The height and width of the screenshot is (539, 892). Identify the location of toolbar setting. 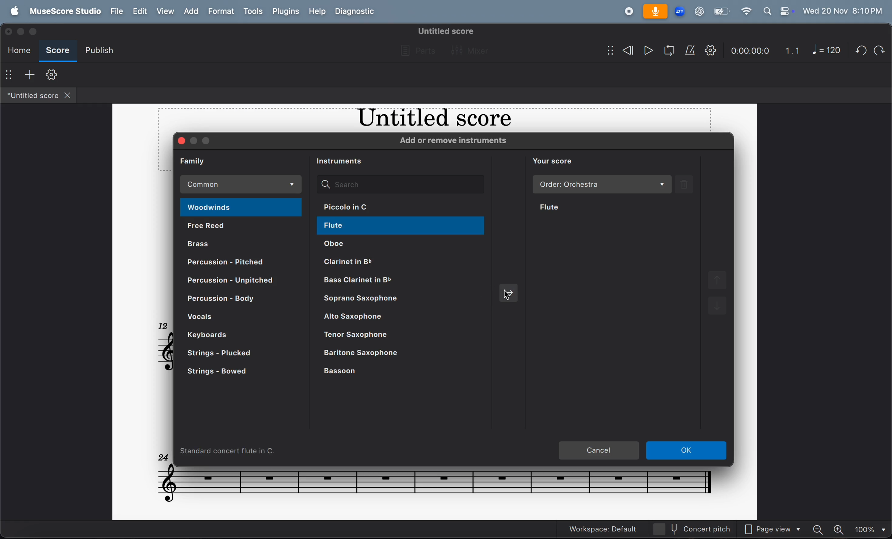
(51, 74).